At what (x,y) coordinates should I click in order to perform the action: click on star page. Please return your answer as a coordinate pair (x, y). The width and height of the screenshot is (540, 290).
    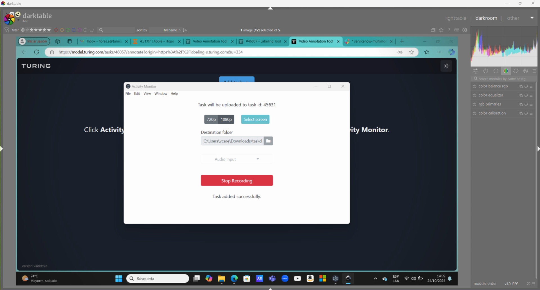
    Looking at the image, I should click on (411, 53).